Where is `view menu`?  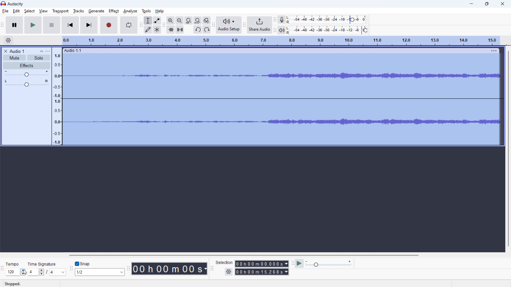 view menu is located at coordinates (48, 51).